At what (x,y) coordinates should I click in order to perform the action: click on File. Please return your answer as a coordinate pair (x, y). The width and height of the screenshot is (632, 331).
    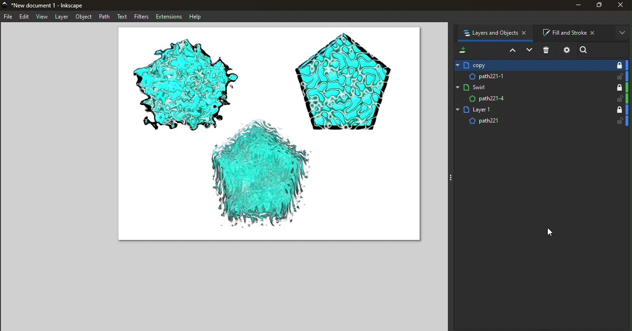
    Looking at the image, I should click on (9, 16).